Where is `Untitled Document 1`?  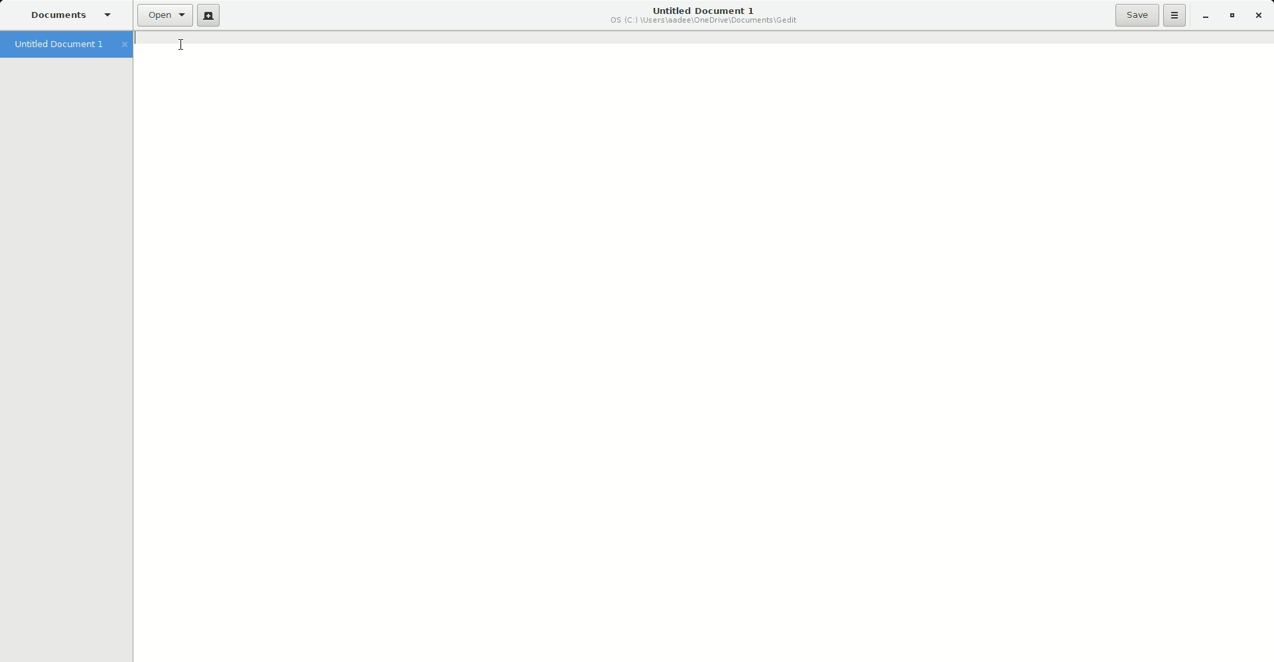
Untitled Document 1 is located at coordinates (705, 17).